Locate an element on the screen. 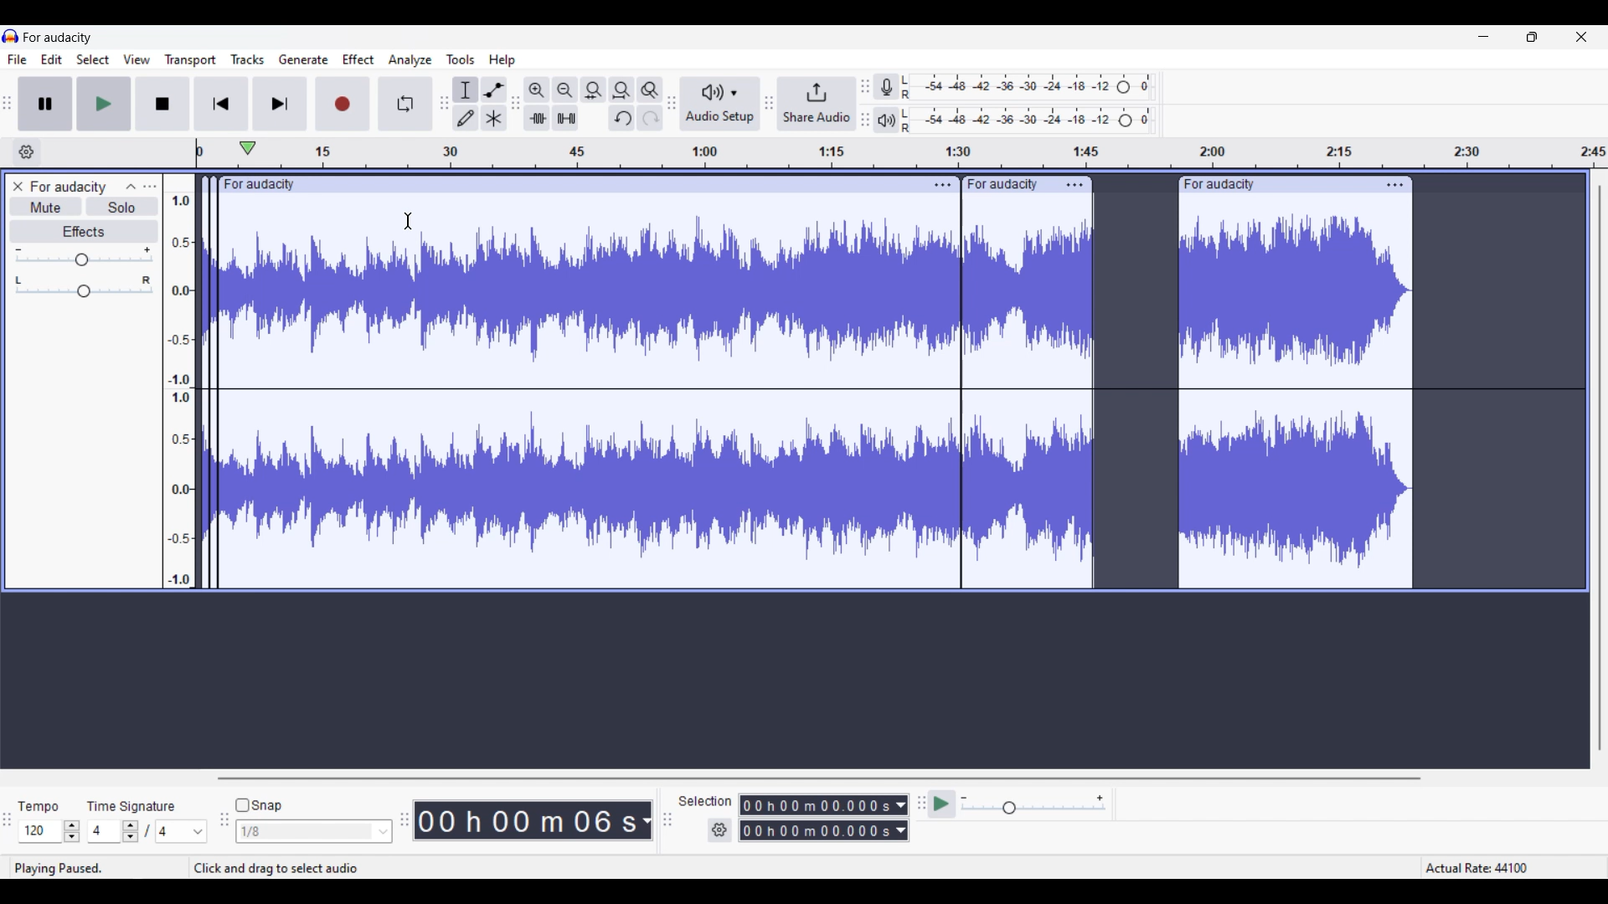  selection is located at coordinates (706, 801).